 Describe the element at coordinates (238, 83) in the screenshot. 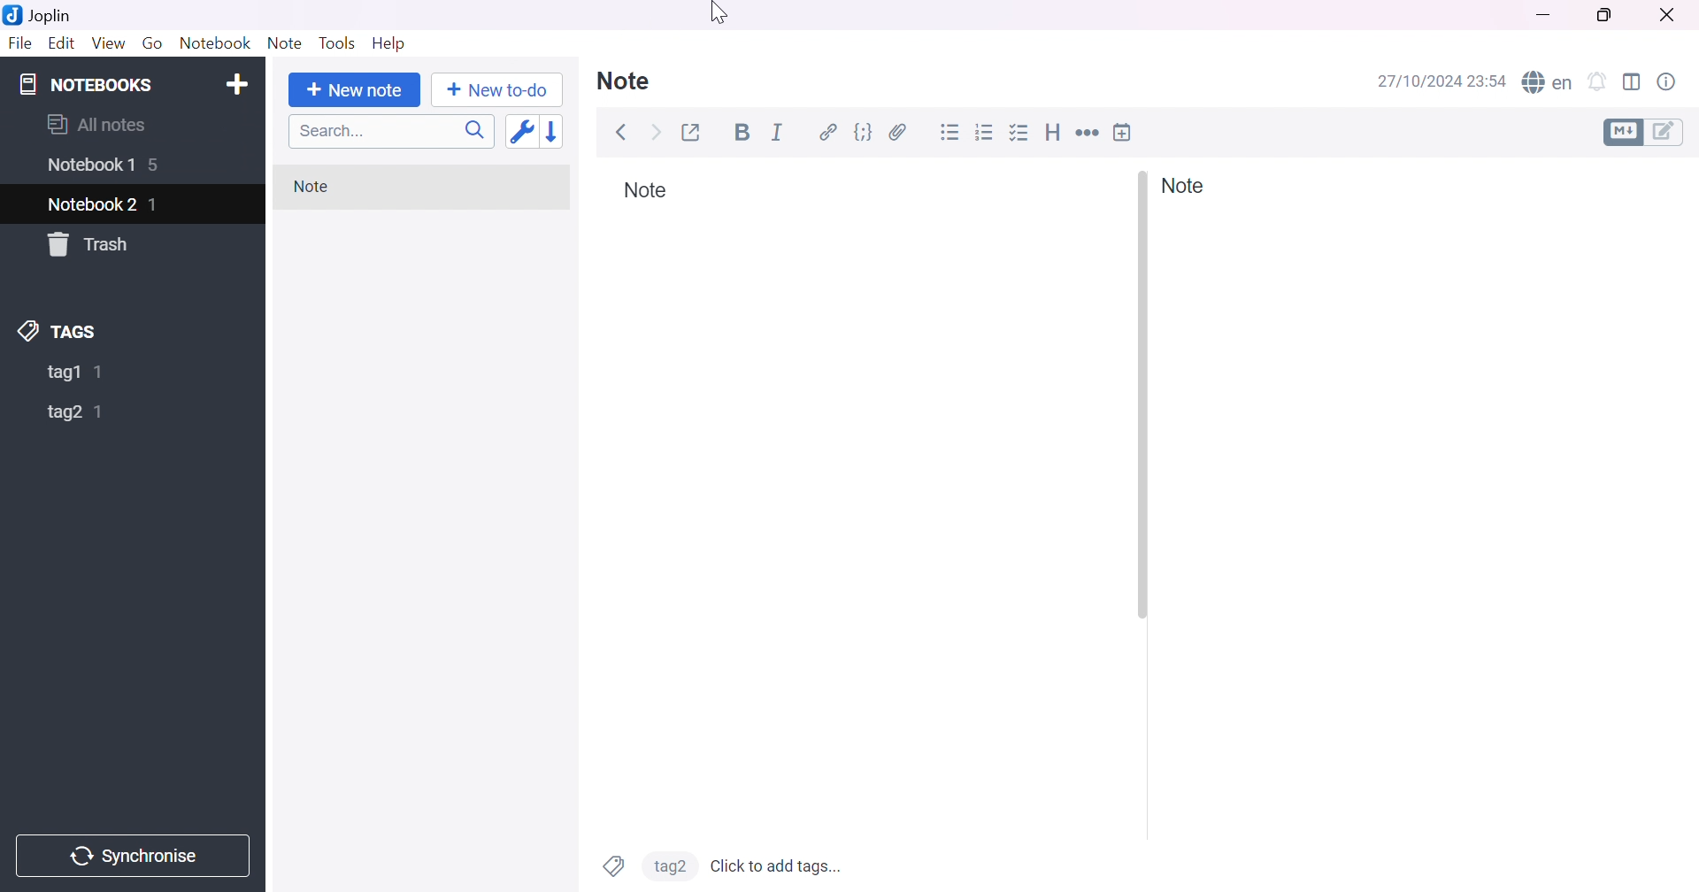

I see `Add notebook` at that location.